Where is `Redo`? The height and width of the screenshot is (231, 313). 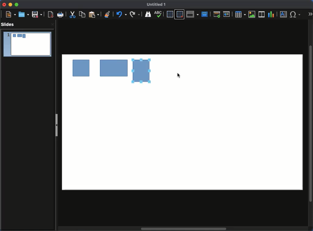 Redo is located at coordinates (121, 14).